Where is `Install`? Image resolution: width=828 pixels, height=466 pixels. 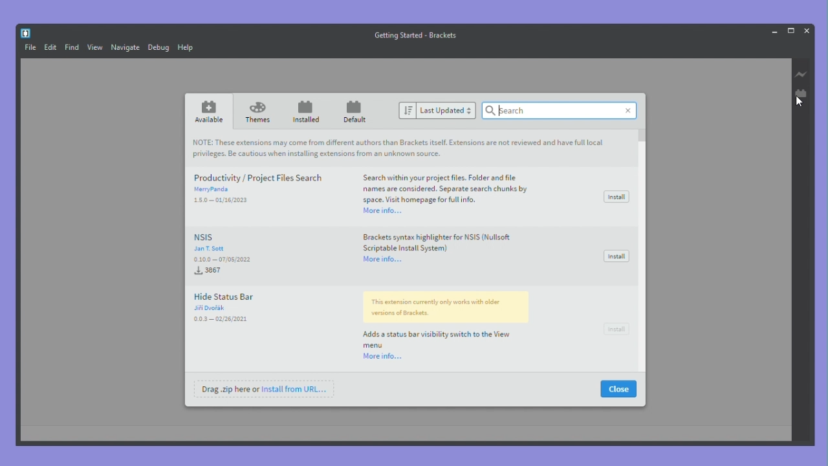 Install is located at coordinates (616, 197).